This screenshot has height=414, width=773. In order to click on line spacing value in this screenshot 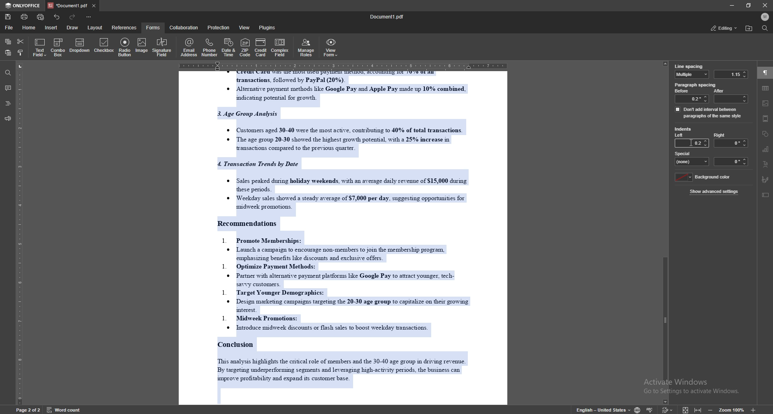, I will do `click(730, 74)`.